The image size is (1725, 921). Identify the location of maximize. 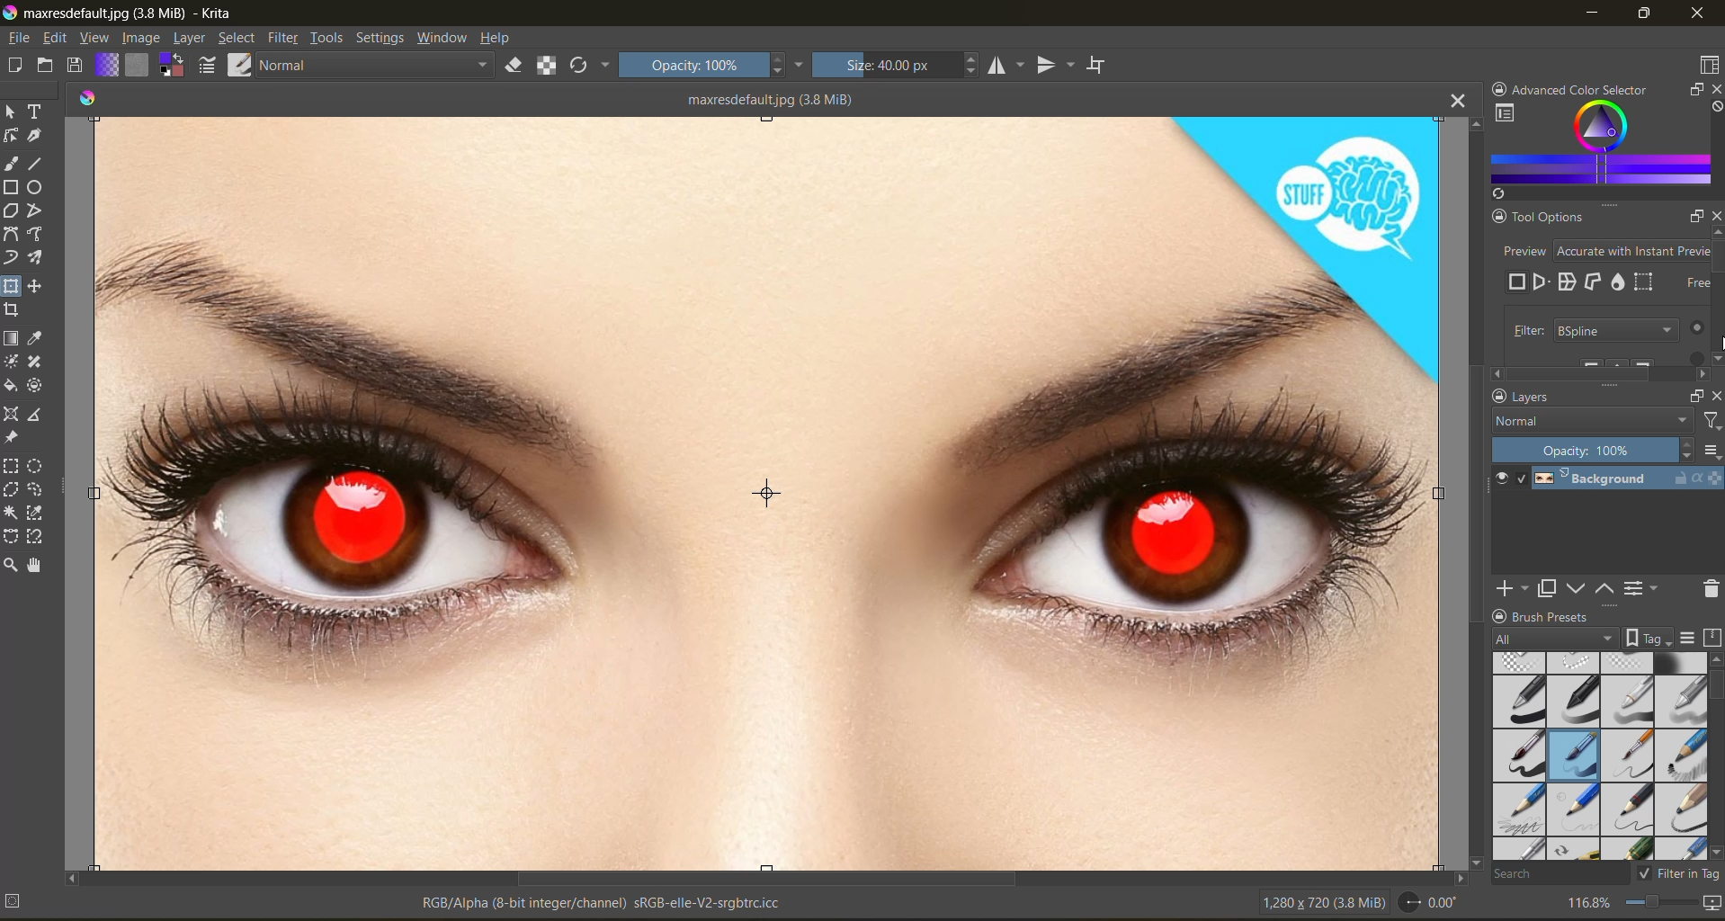
(1652, 16).